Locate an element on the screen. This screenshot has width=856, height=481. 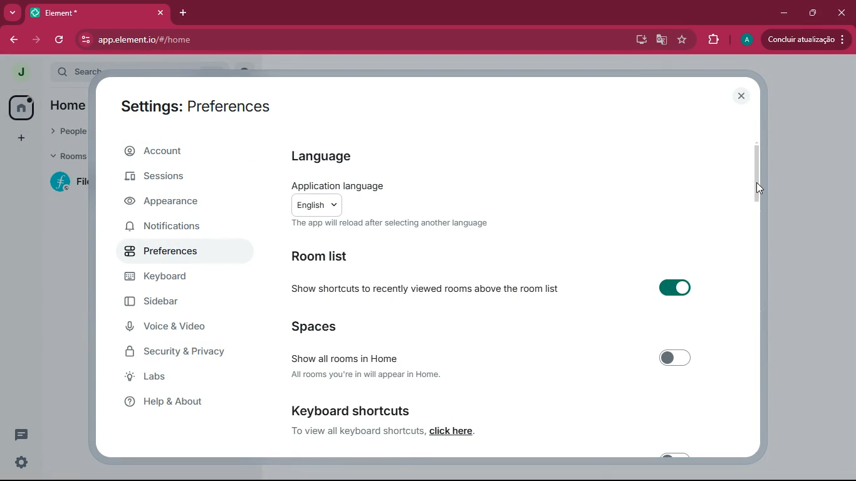
quick settings is located at coordinates (21, 462).